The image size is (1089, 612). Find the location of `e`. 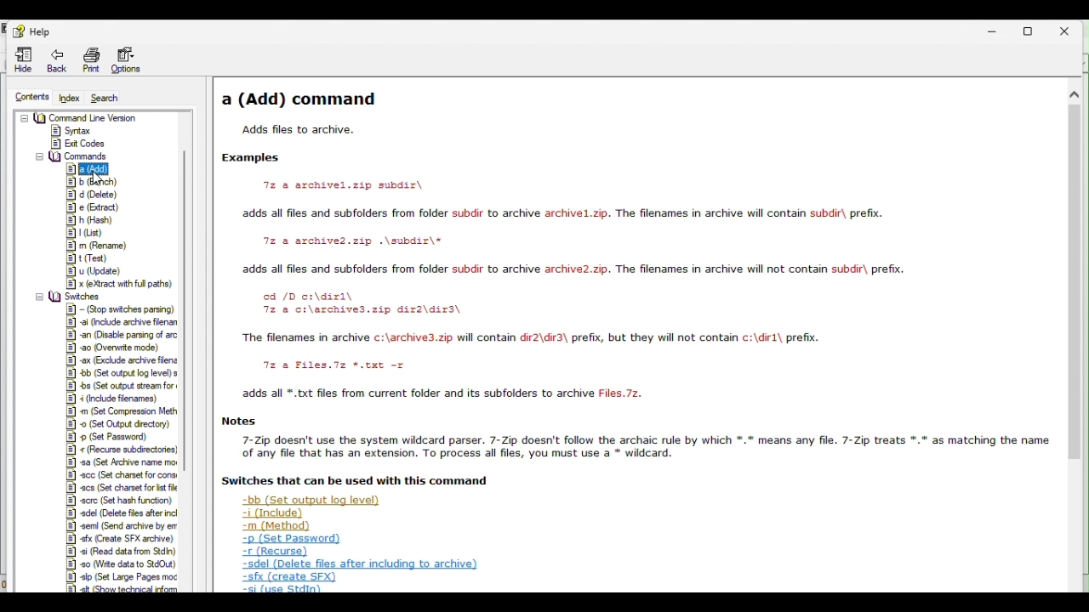

e is located at coordinates (92, 207).